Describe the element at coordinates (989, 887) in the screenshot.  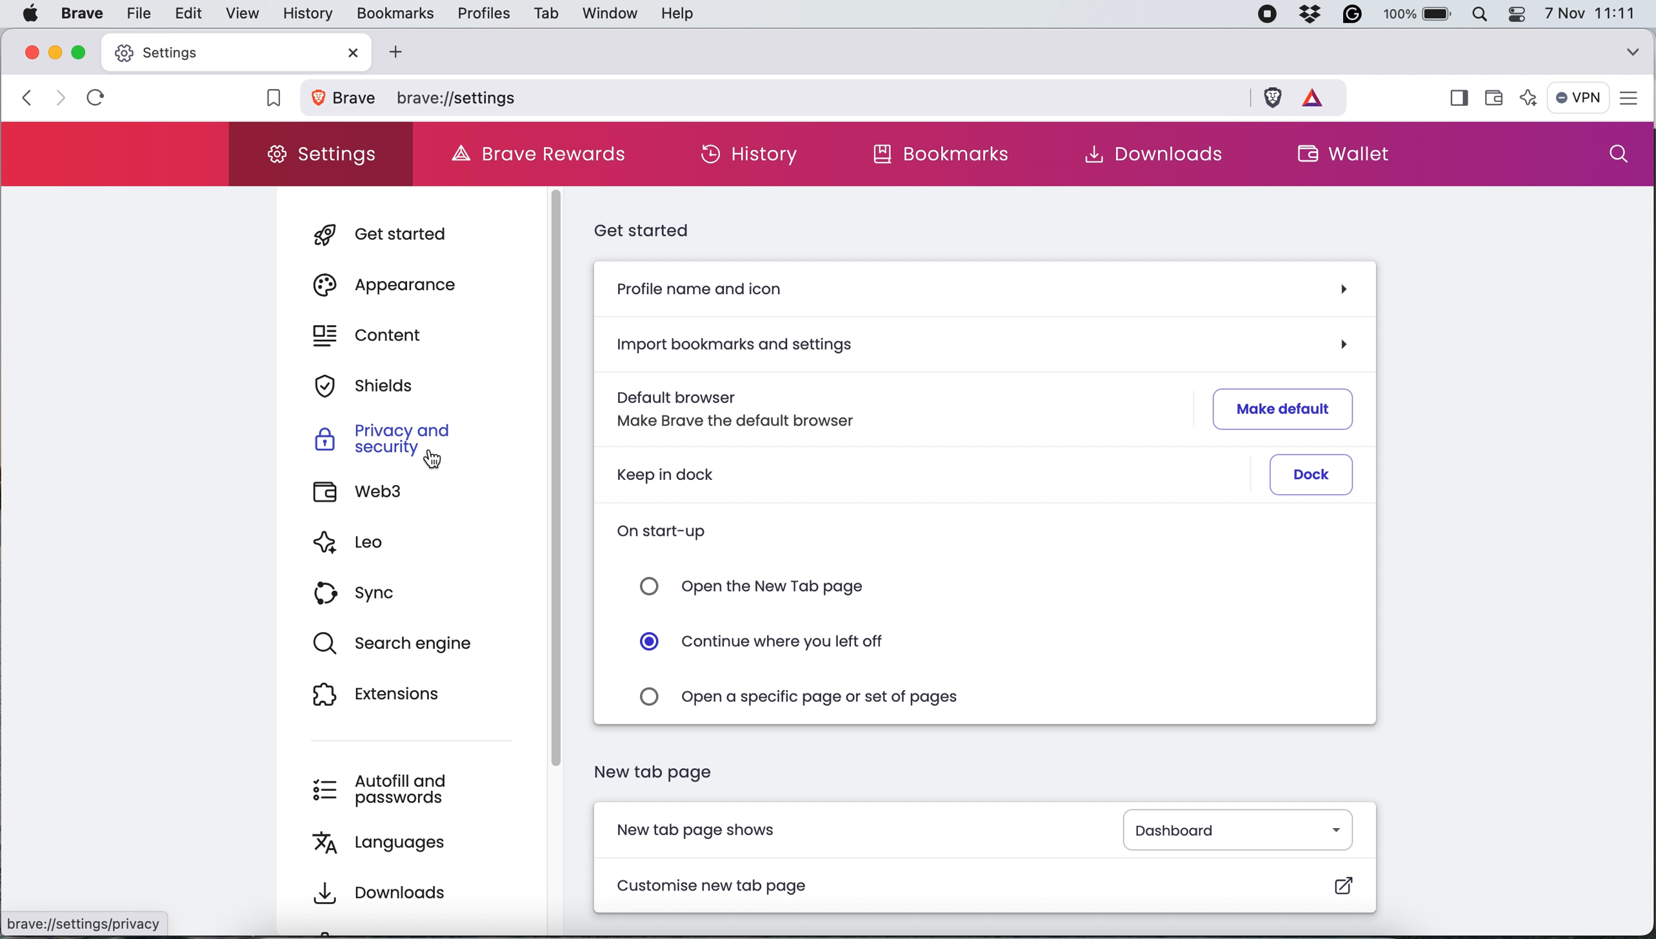
I see `customise new tab page` at that location.